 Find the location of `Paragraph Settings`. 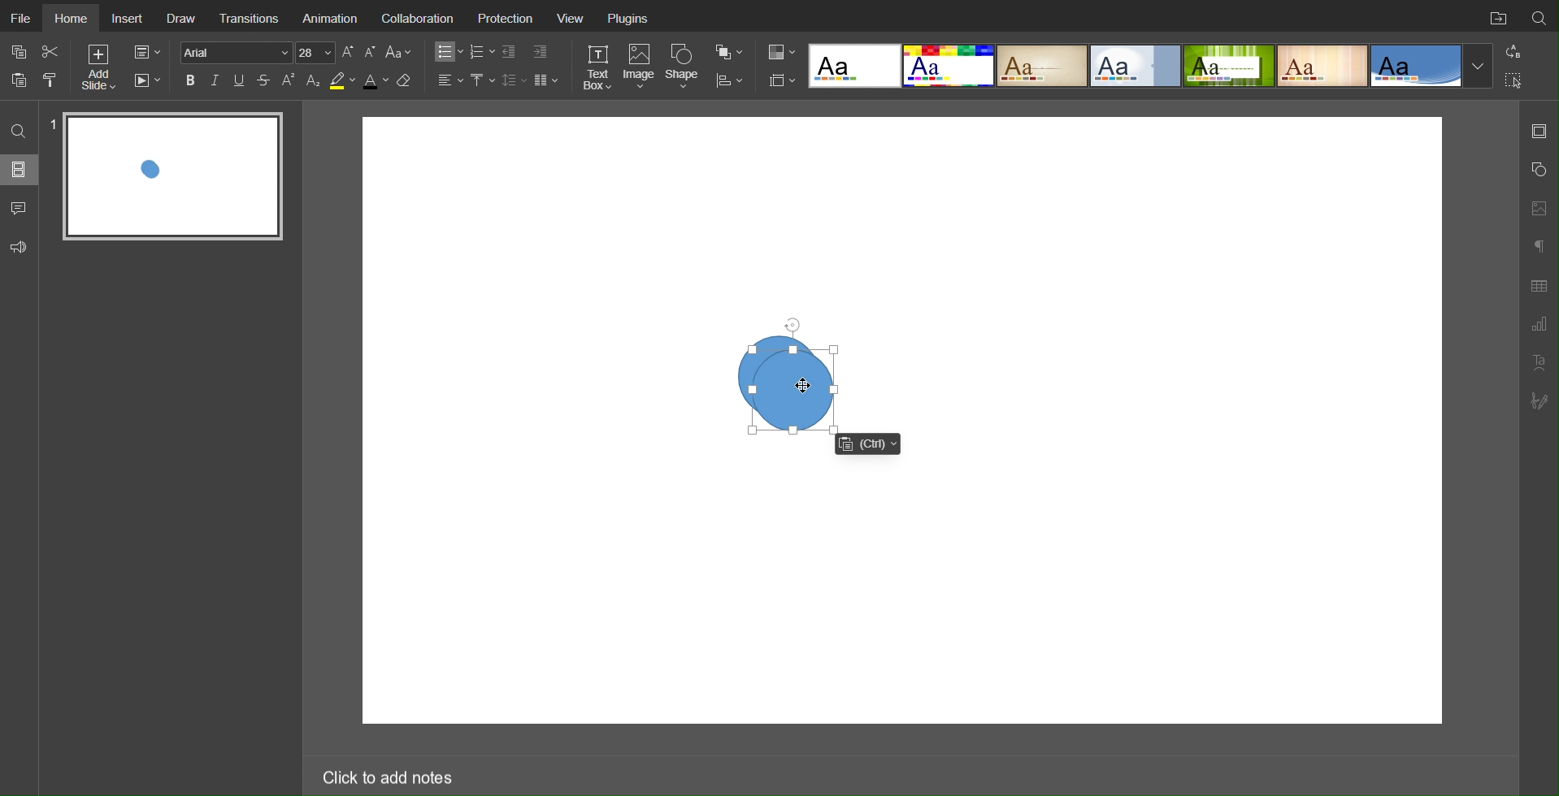

Paragraph Settings is located at coordinates (1538, 244).